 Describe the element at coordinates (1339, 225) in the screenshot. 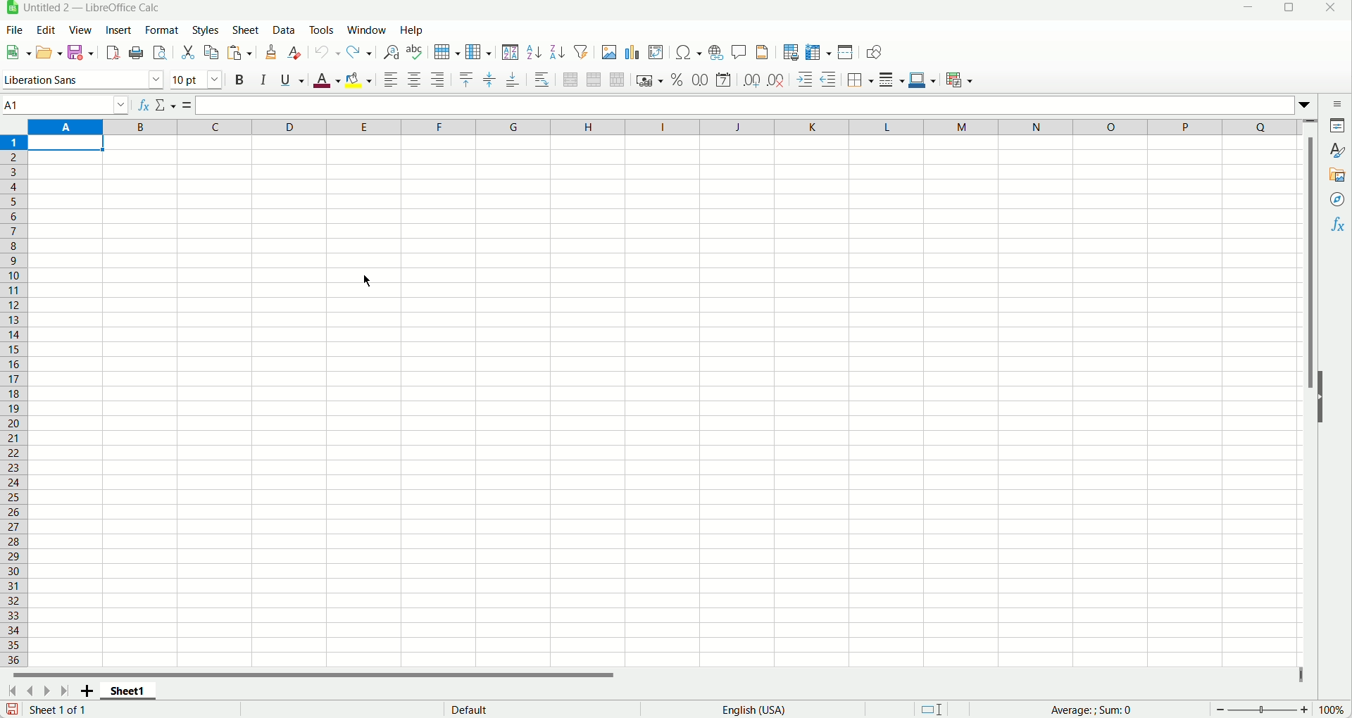

I see `Functions` at that location.